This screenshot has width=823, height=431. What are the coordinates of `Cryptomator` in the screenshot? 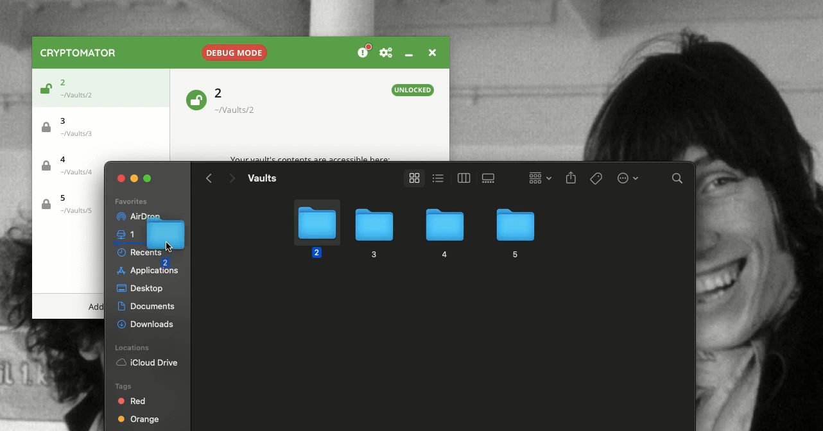 It's located at (79, 53).